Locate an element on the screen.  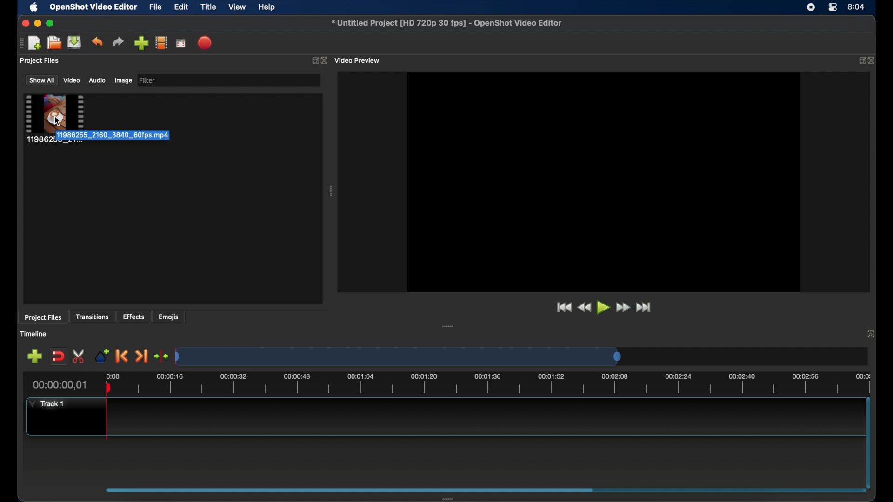
time is located at coordinates (857, 6).